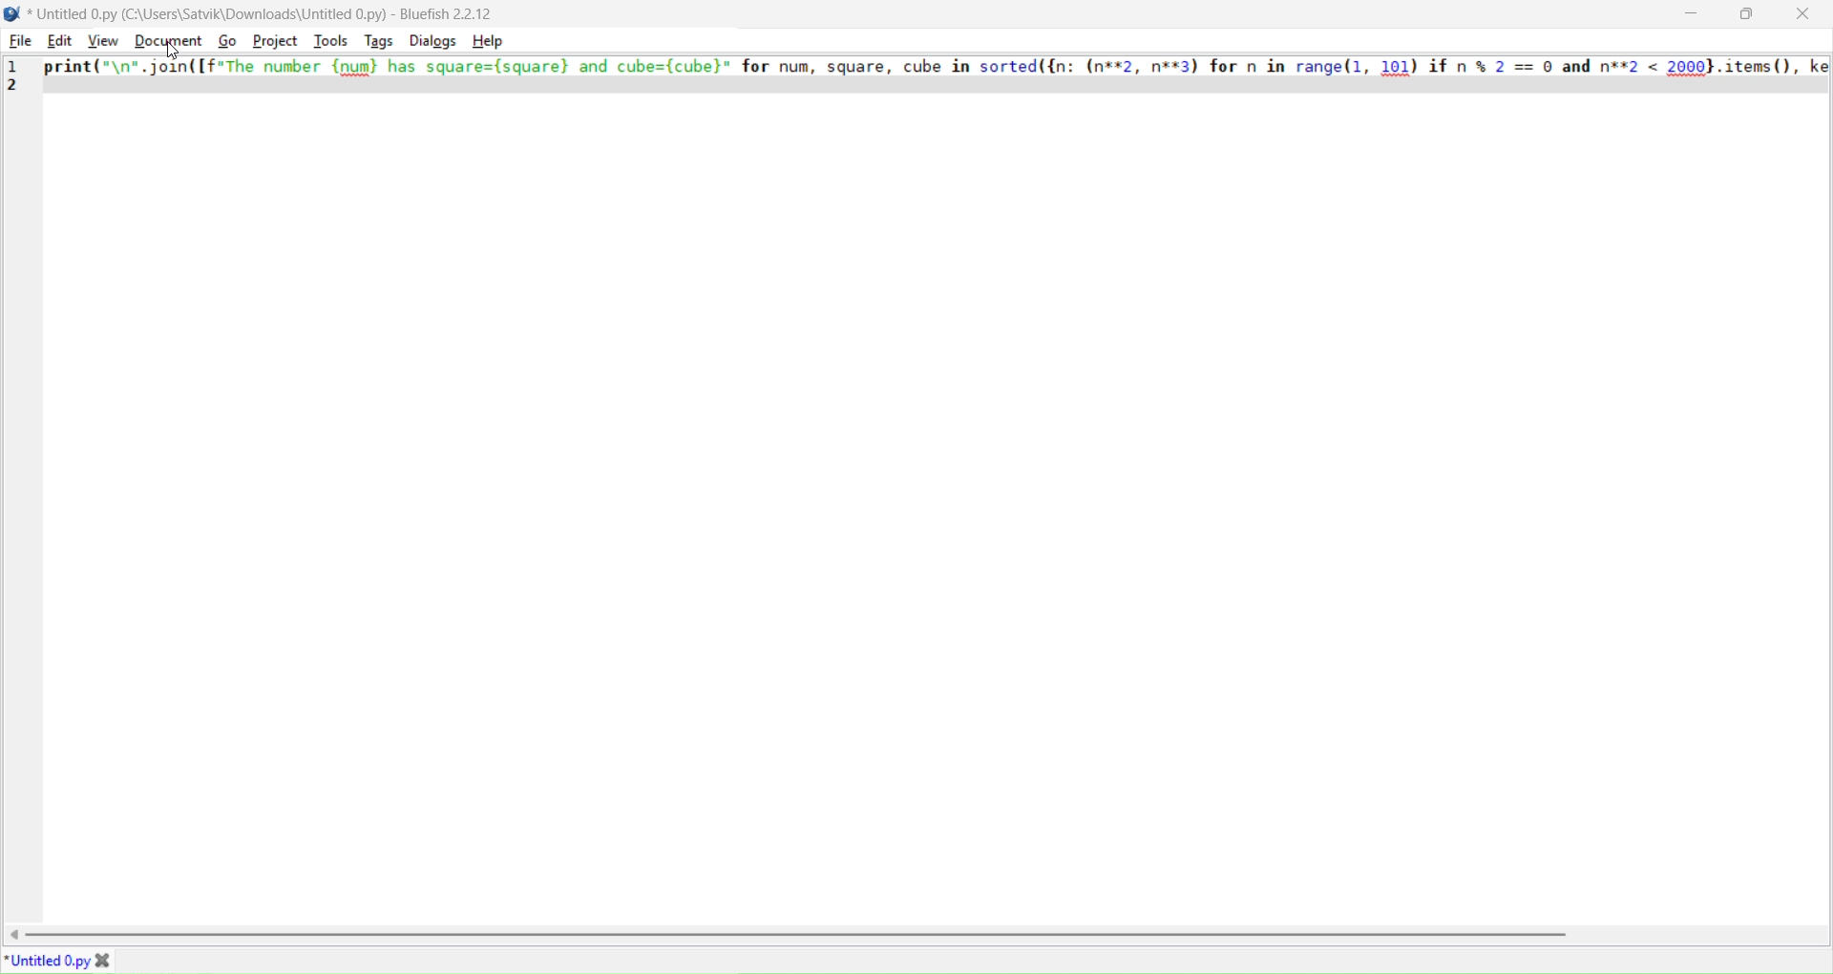 The width and height of the screenshot is (1833, 974). Describe the element at coordinates (1802, 13) in the screenshot. I see `close` at that location.